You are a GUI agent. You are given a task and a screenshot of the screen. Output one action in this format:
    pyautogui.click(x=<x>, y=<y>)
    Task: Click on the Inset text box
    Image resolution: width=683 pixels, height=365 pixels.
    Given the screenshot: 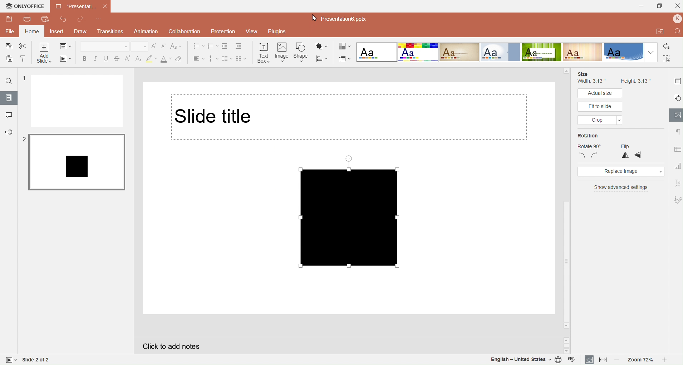 What is the action you would take?
    pyautogui.click(x=263, y=52)
    